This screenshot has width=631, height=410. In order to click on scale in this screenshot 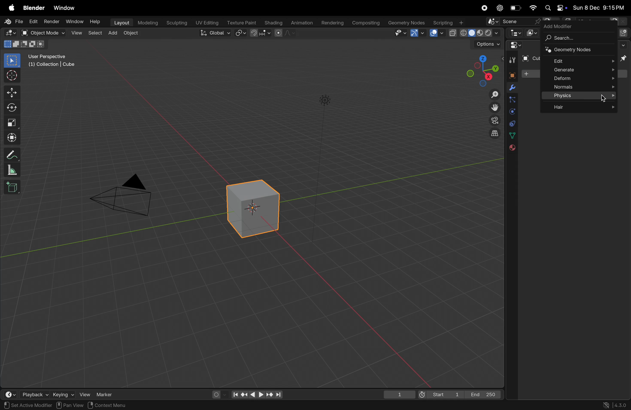, I will do `click(12, 123)`.